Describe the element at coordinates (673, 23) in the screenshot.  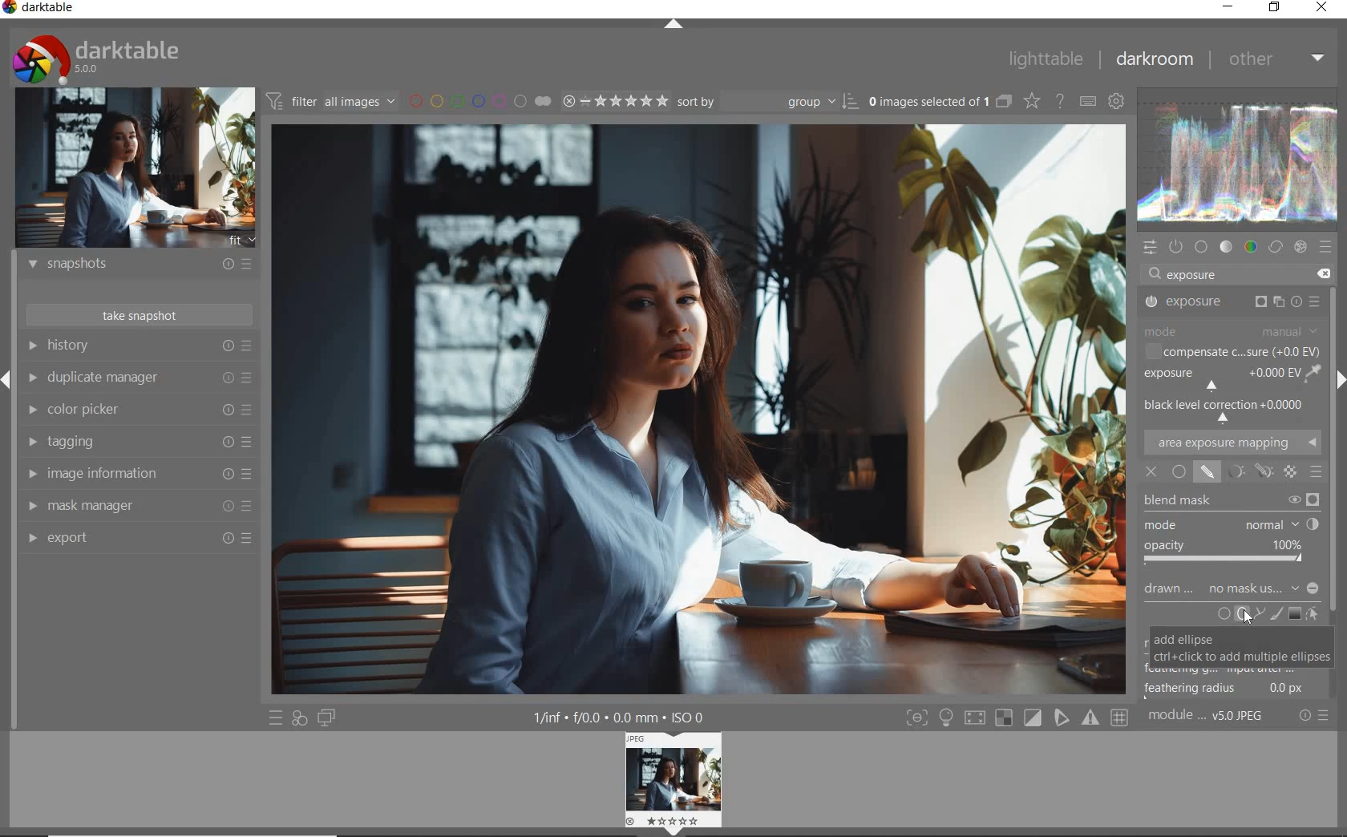
I see `expand/collapse` at that location.